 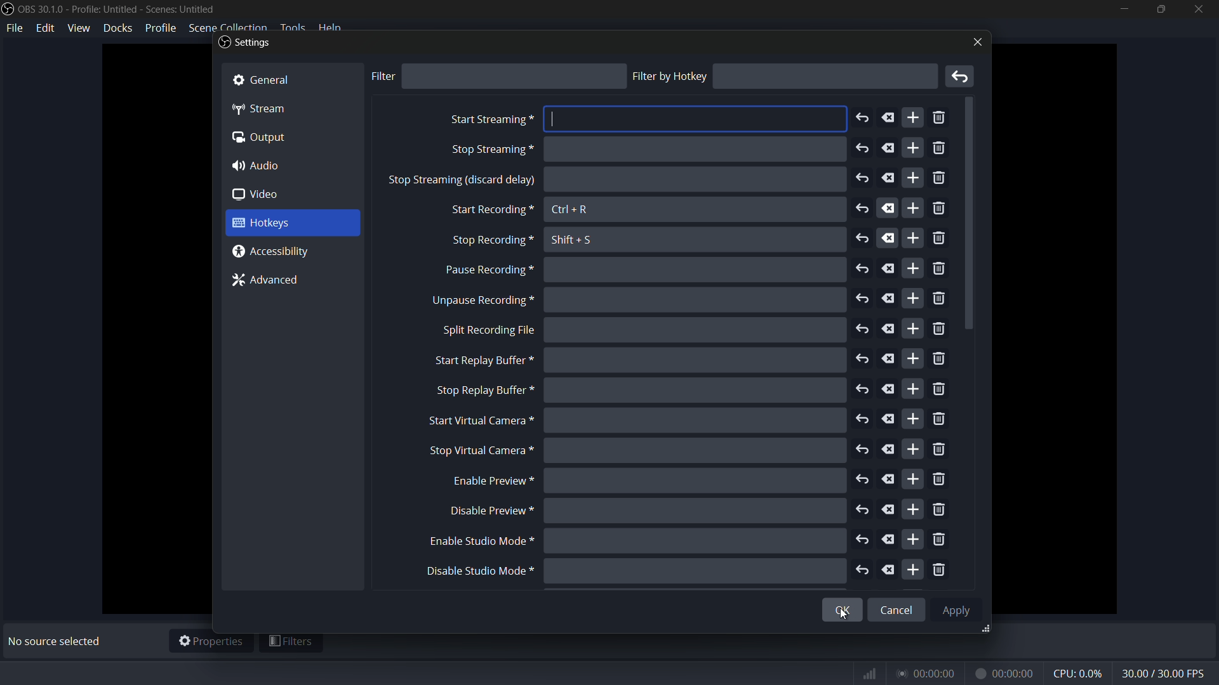 I want to click on minimize, so click(x=1124, y=9).